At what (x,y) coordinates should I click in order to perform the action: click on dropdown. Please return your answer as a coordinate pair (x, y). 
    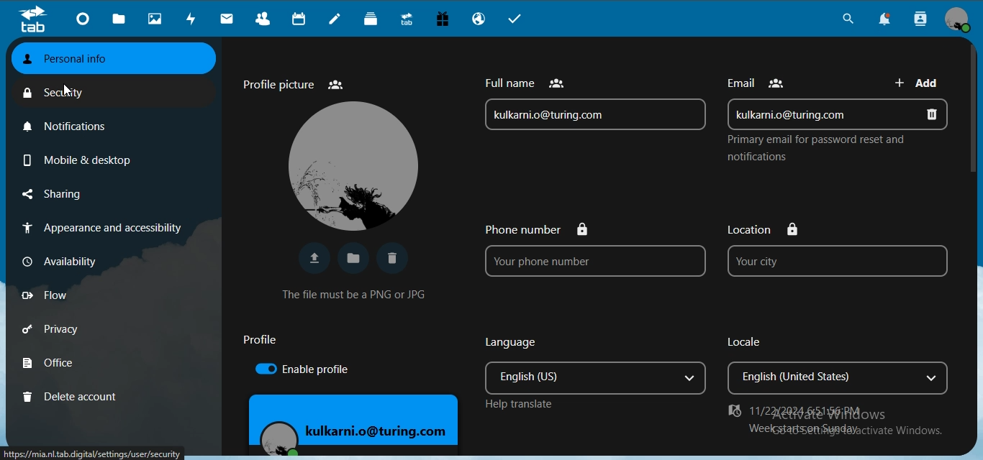
    Looking at the image, I should click on (689, 378).